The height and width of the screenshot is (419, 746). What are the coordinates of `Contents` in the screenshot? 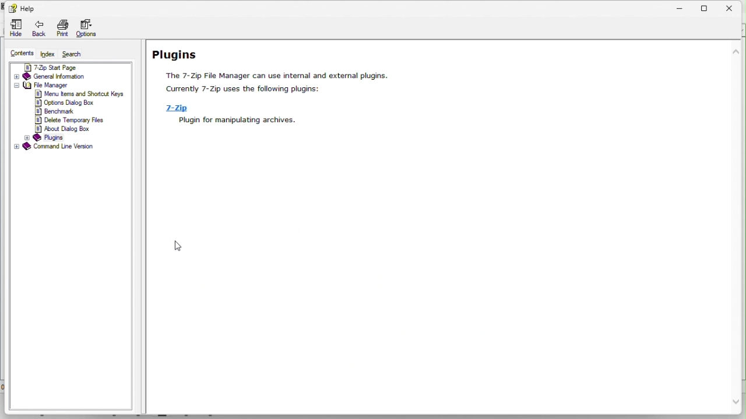 It's located at (18, 54).